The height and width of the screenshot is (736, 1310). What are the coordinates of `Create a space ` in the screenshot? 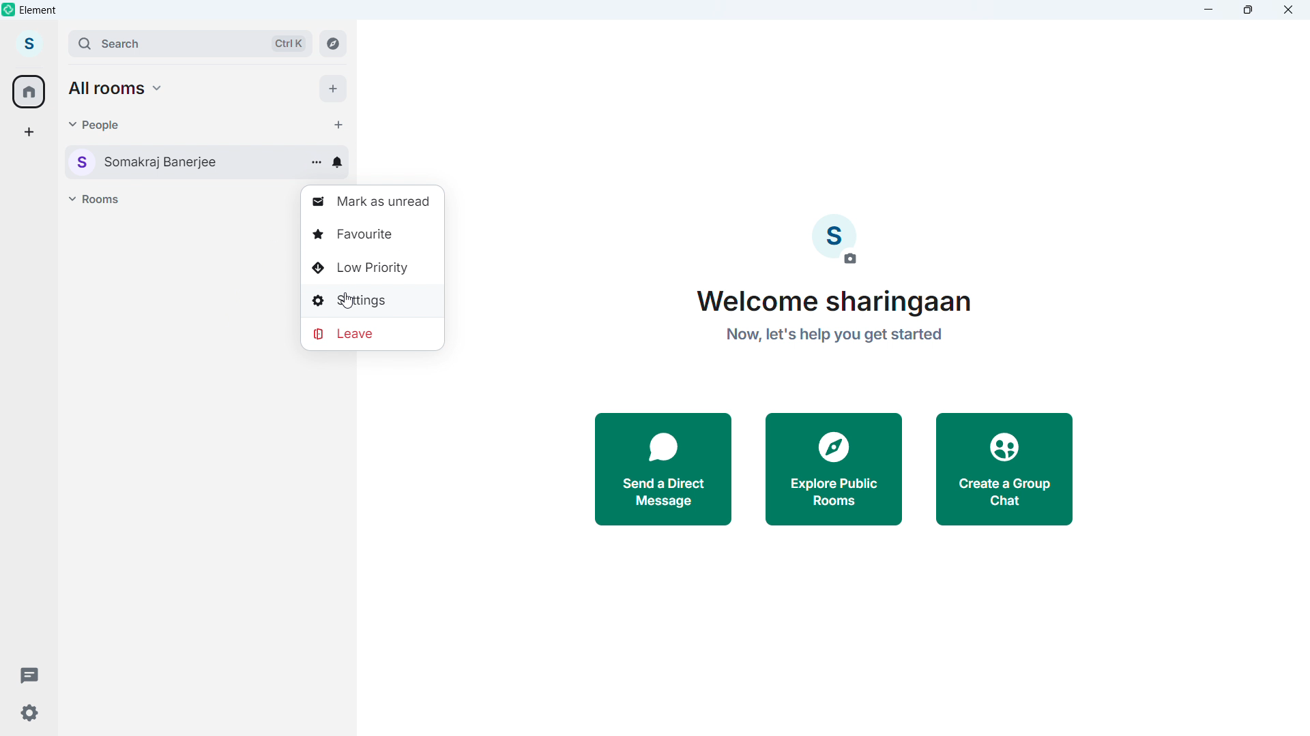 It's located at (28, 132).